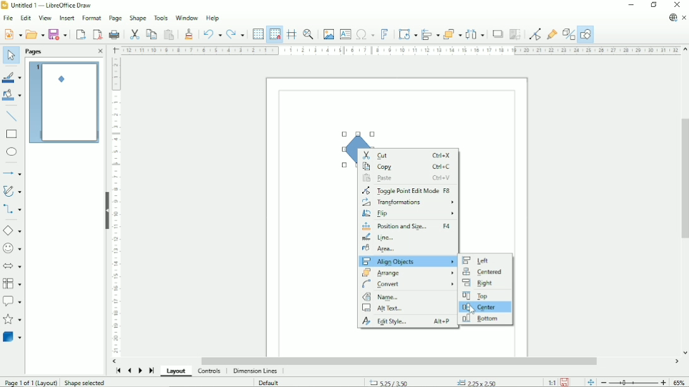 Image resolution: width=689 pixels, height=387 pixels. I want to click on Close document, so click(685, 18).